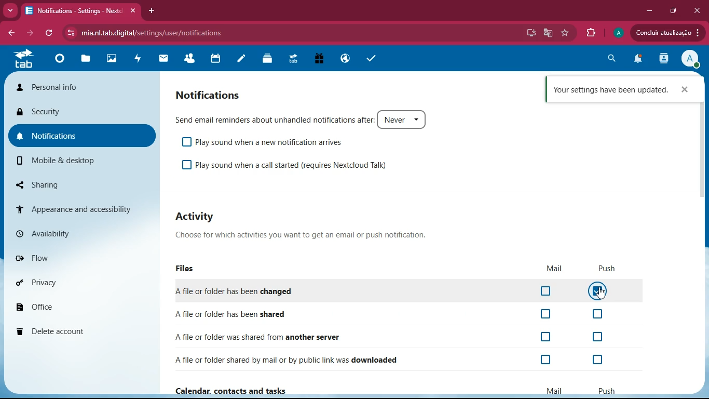  I want to click on privacy, so click(71, 281).